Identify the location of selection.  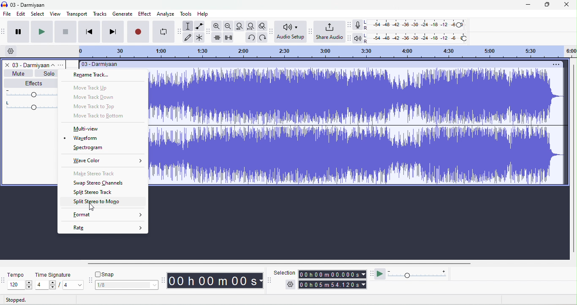
(187, 25).